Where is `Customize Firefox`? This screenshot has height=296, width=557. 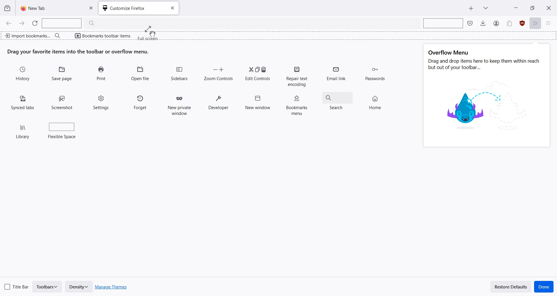 Customize Firefox is located at coordinates (129, 8).